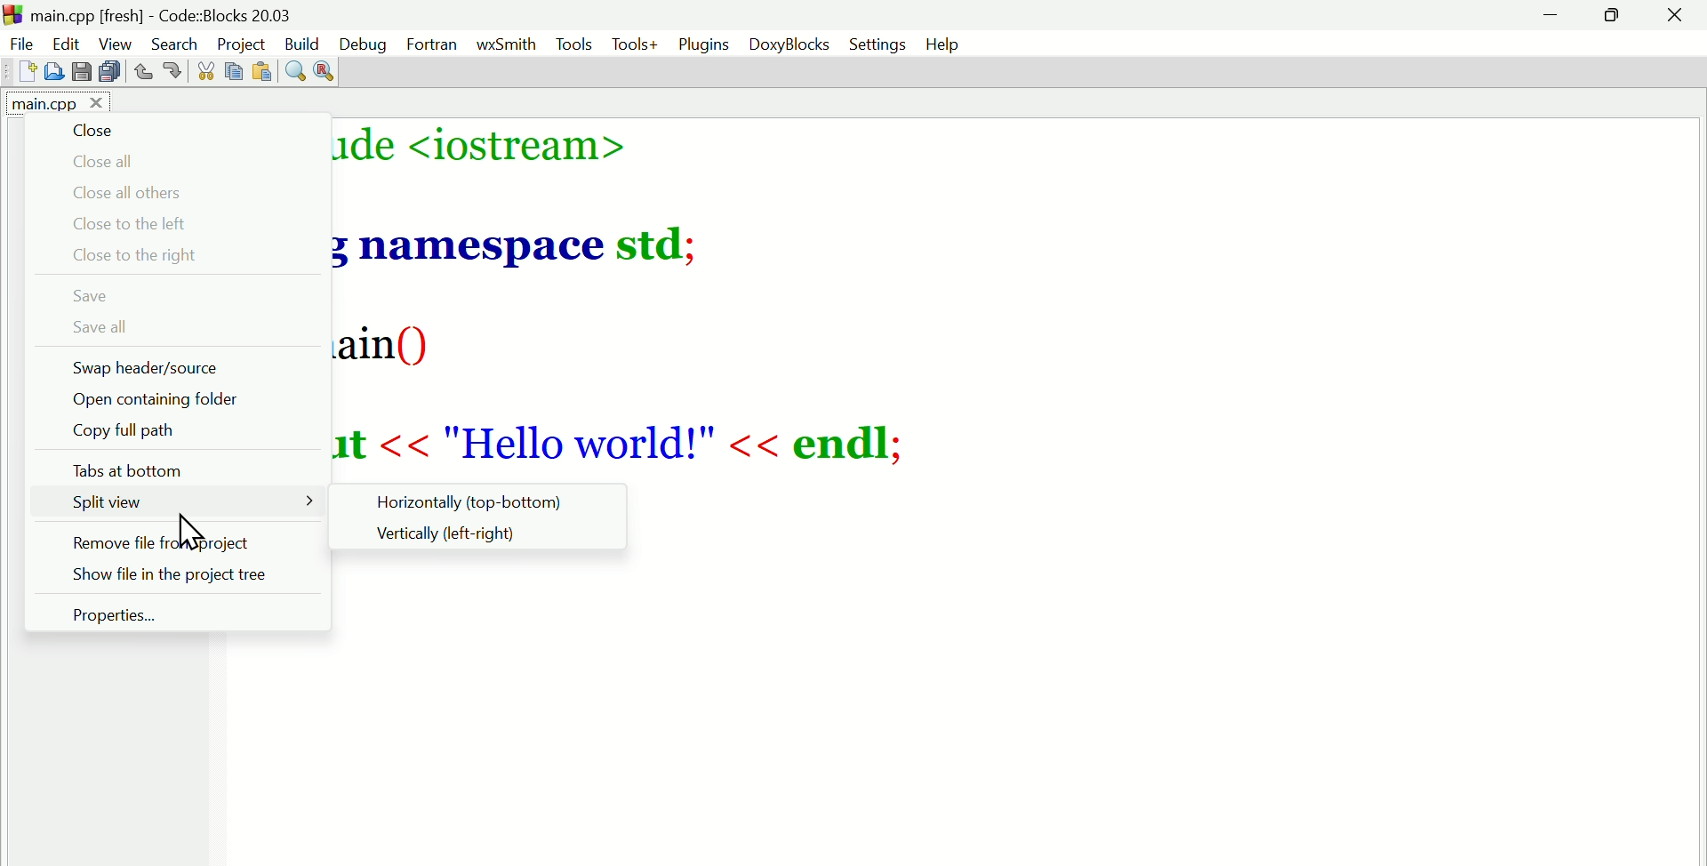  What do you see at coordinates (236, 69) in the screenshot?
I see `Paste` at bounding box center [236, 69].